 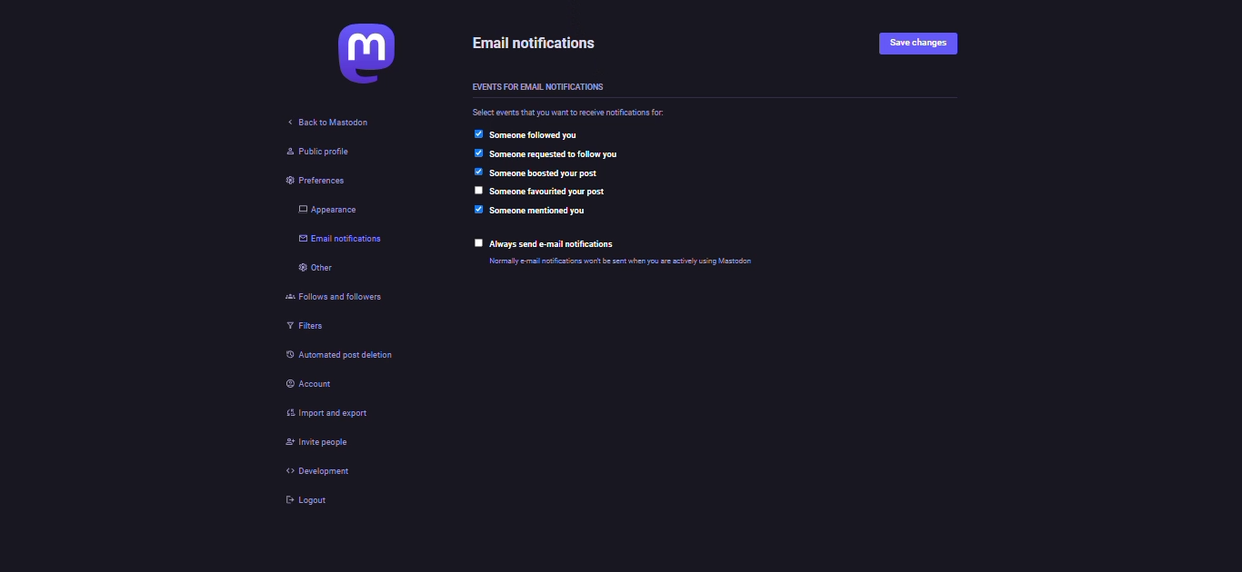 I want to click on filters, so click(x=296, y=328).